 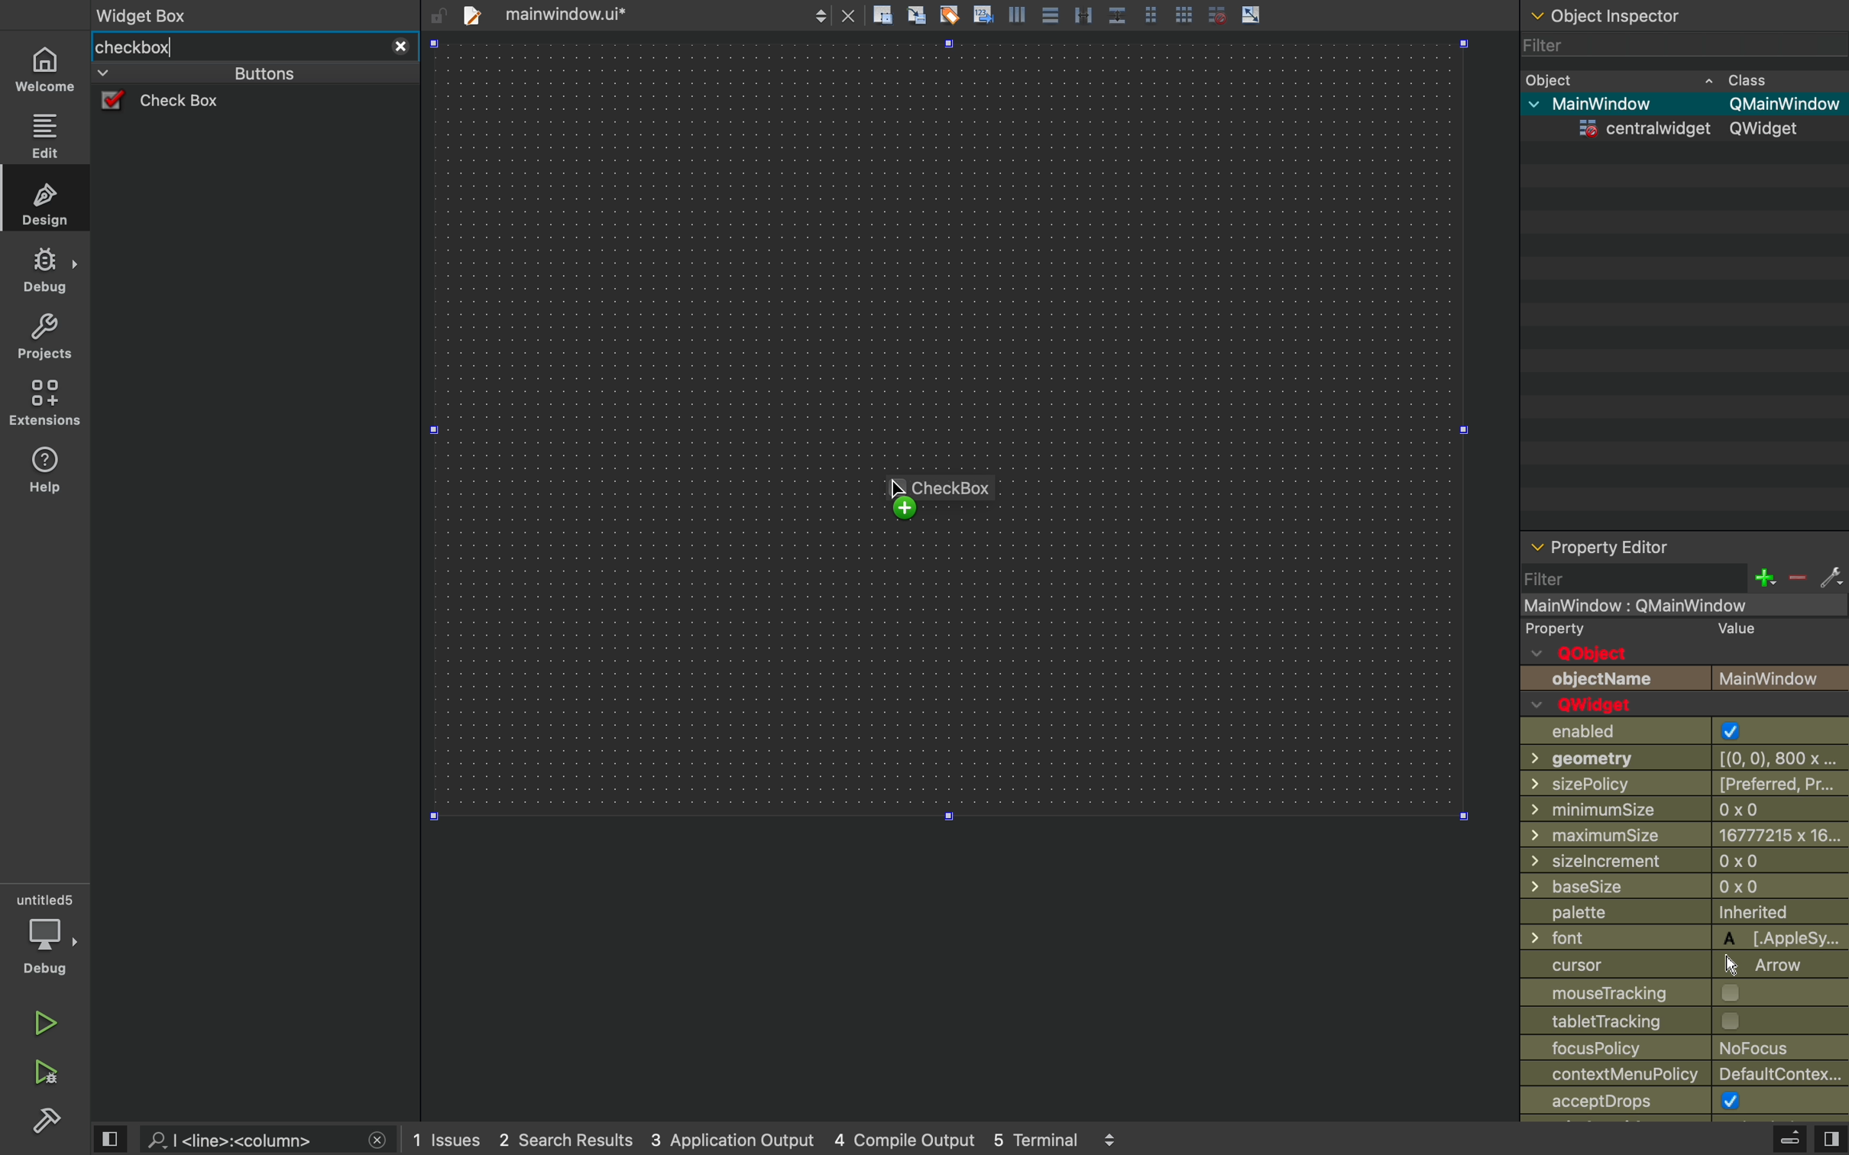 What do you see at coordinates (1737, 629) in the screenshot?
I see `Value` at bounding box center [1737, 629].